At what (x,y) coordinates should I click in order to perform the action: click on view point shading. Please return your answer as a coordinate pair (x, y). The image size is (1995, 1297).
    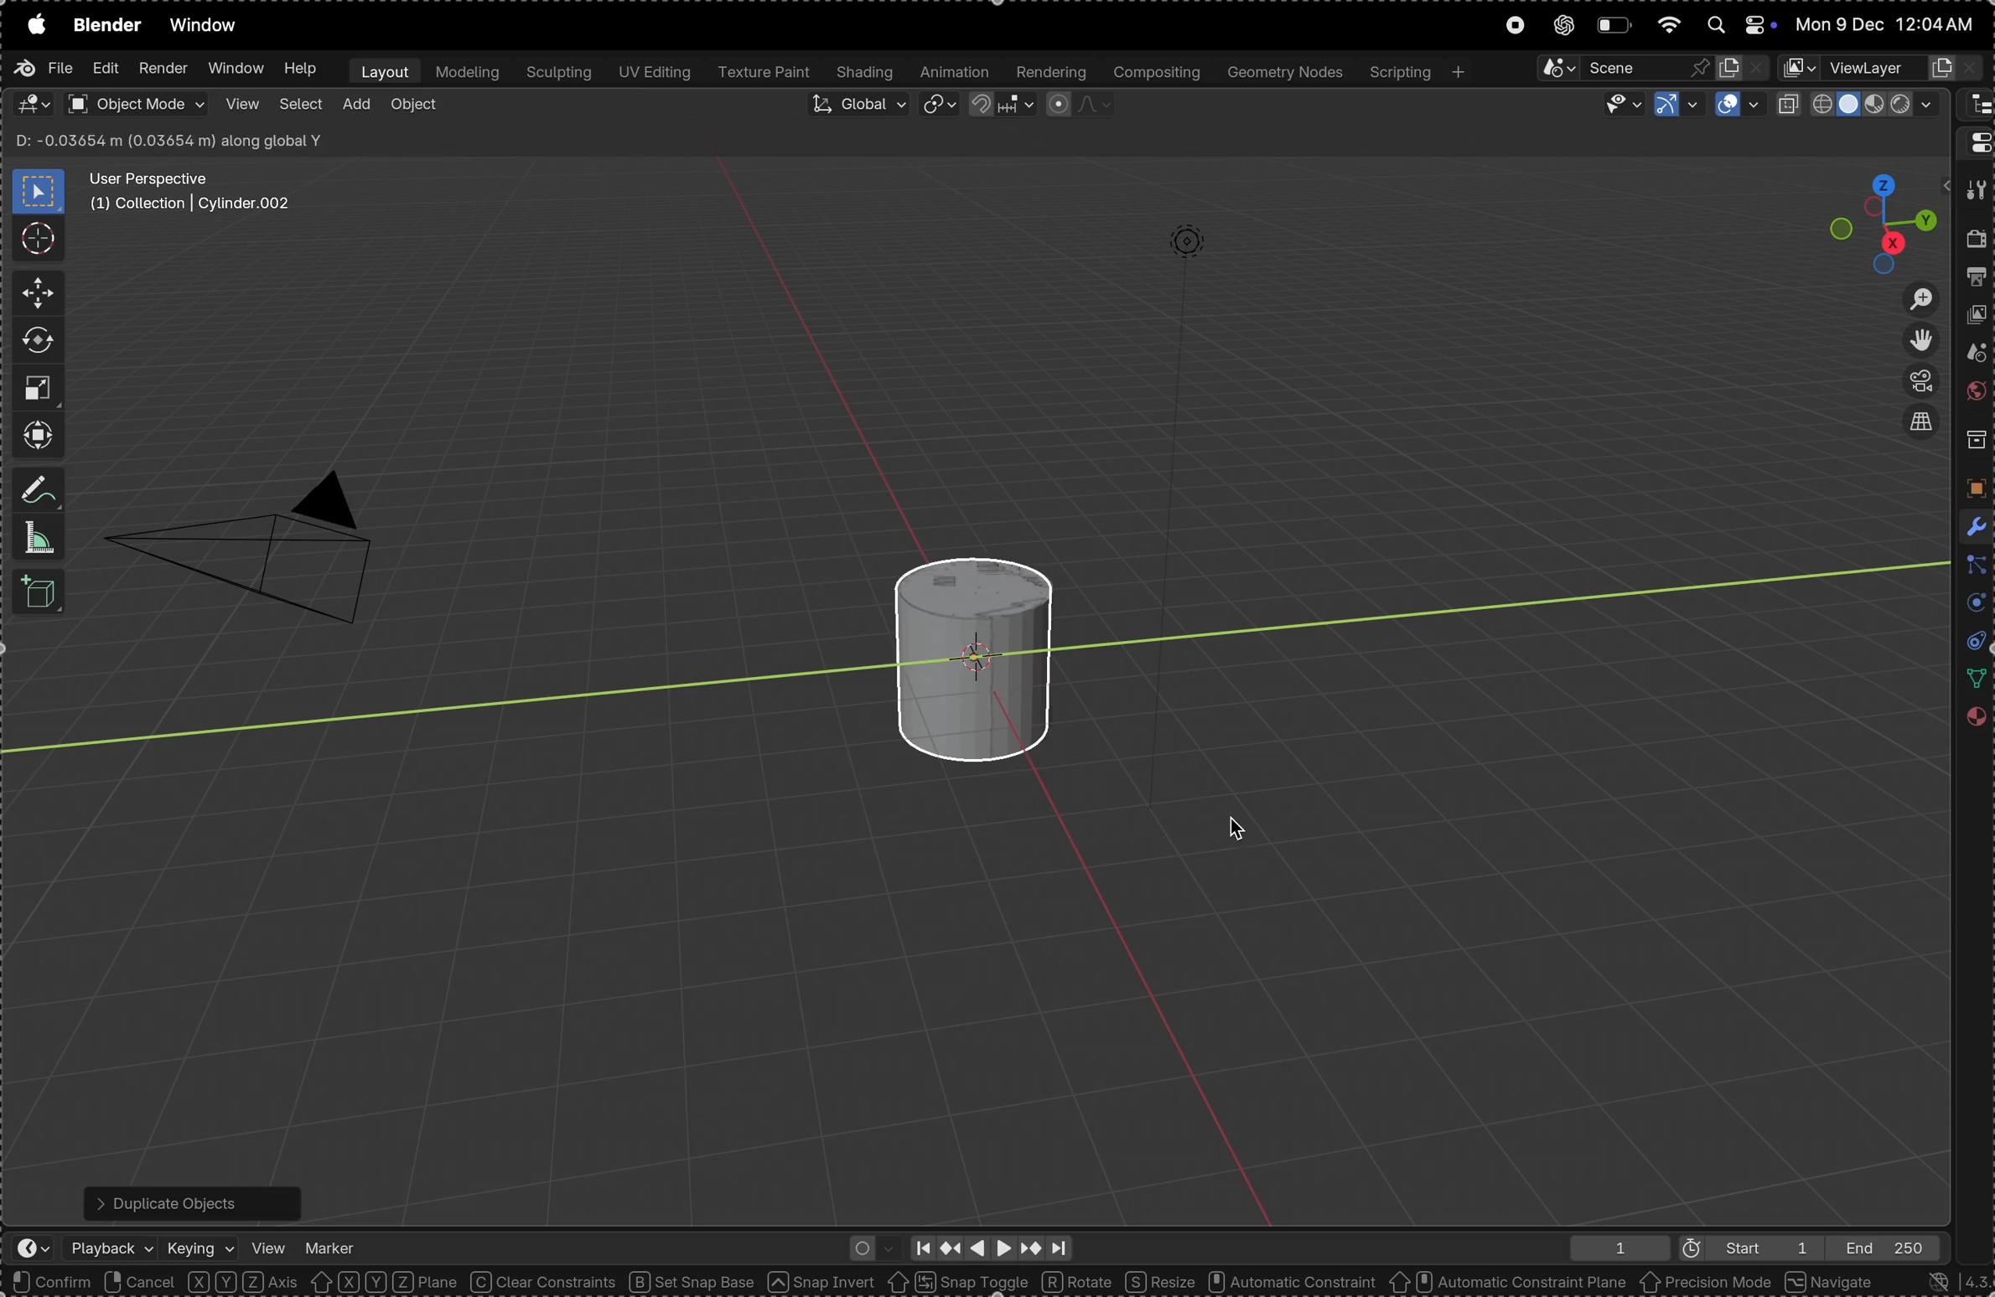
    Looking at the image, I should click on (1861, 105).